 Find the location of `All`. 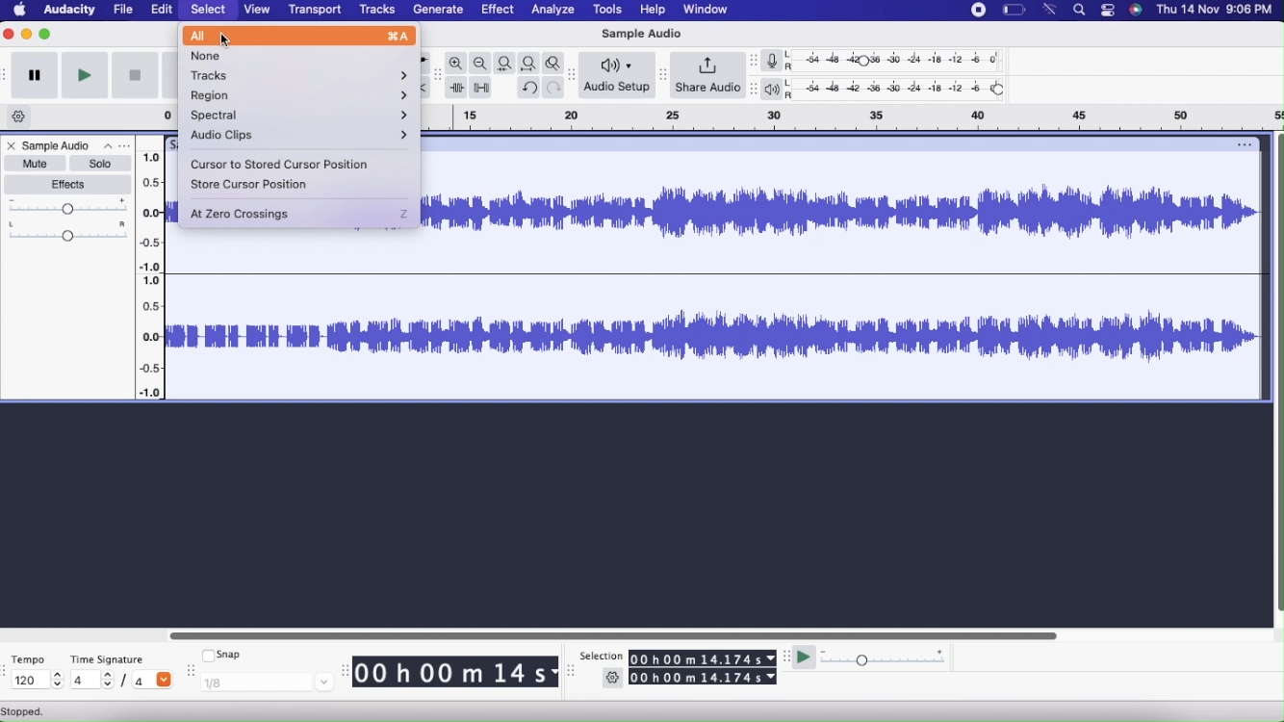

All is located at coordinates (298, 37).